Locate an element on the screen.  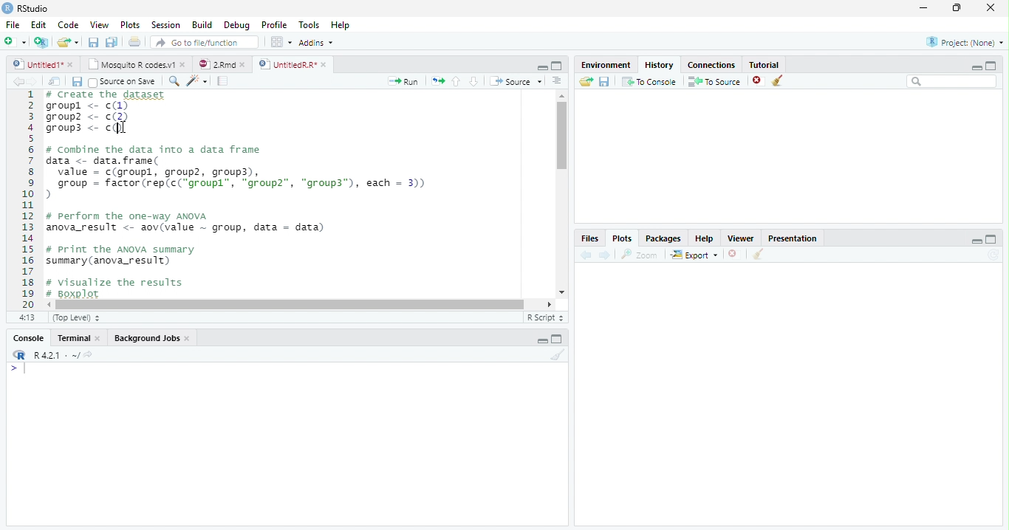
Show in new window is located at coordinates (57, 81).